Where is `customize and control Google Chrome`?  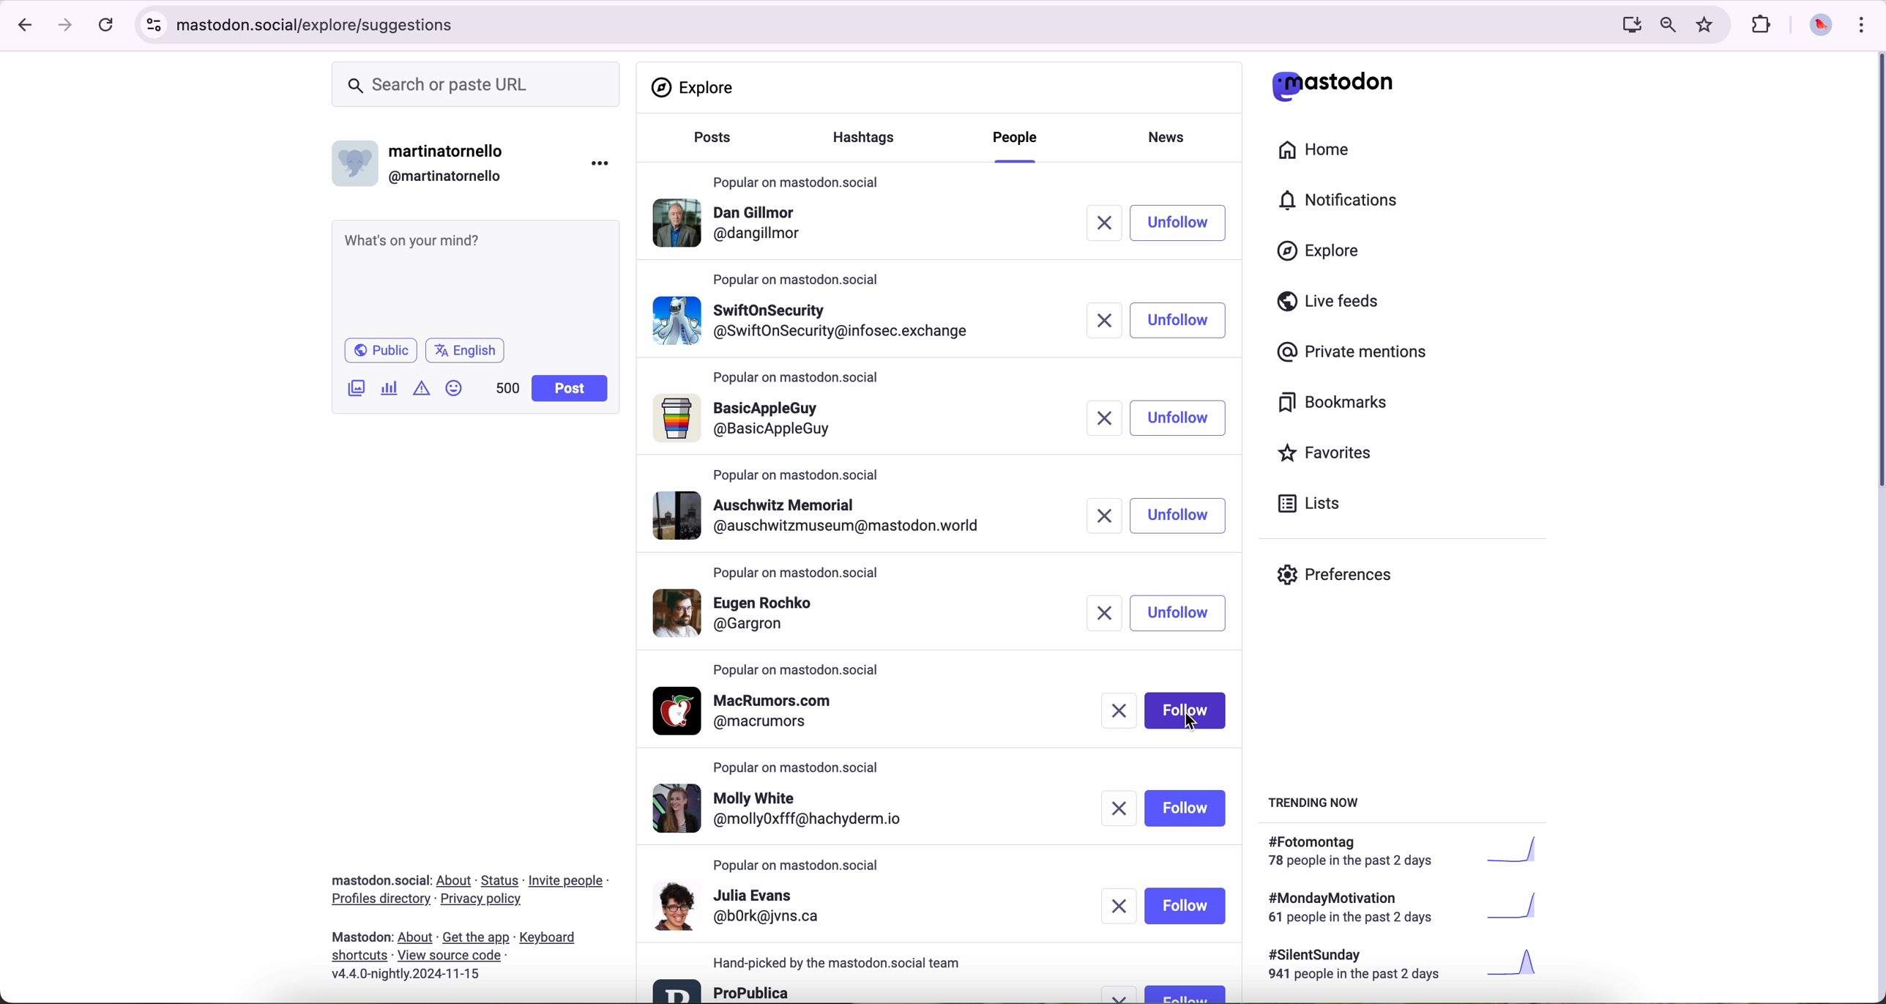 customize and control Google Chrome is located at coordinates (1860, 24).